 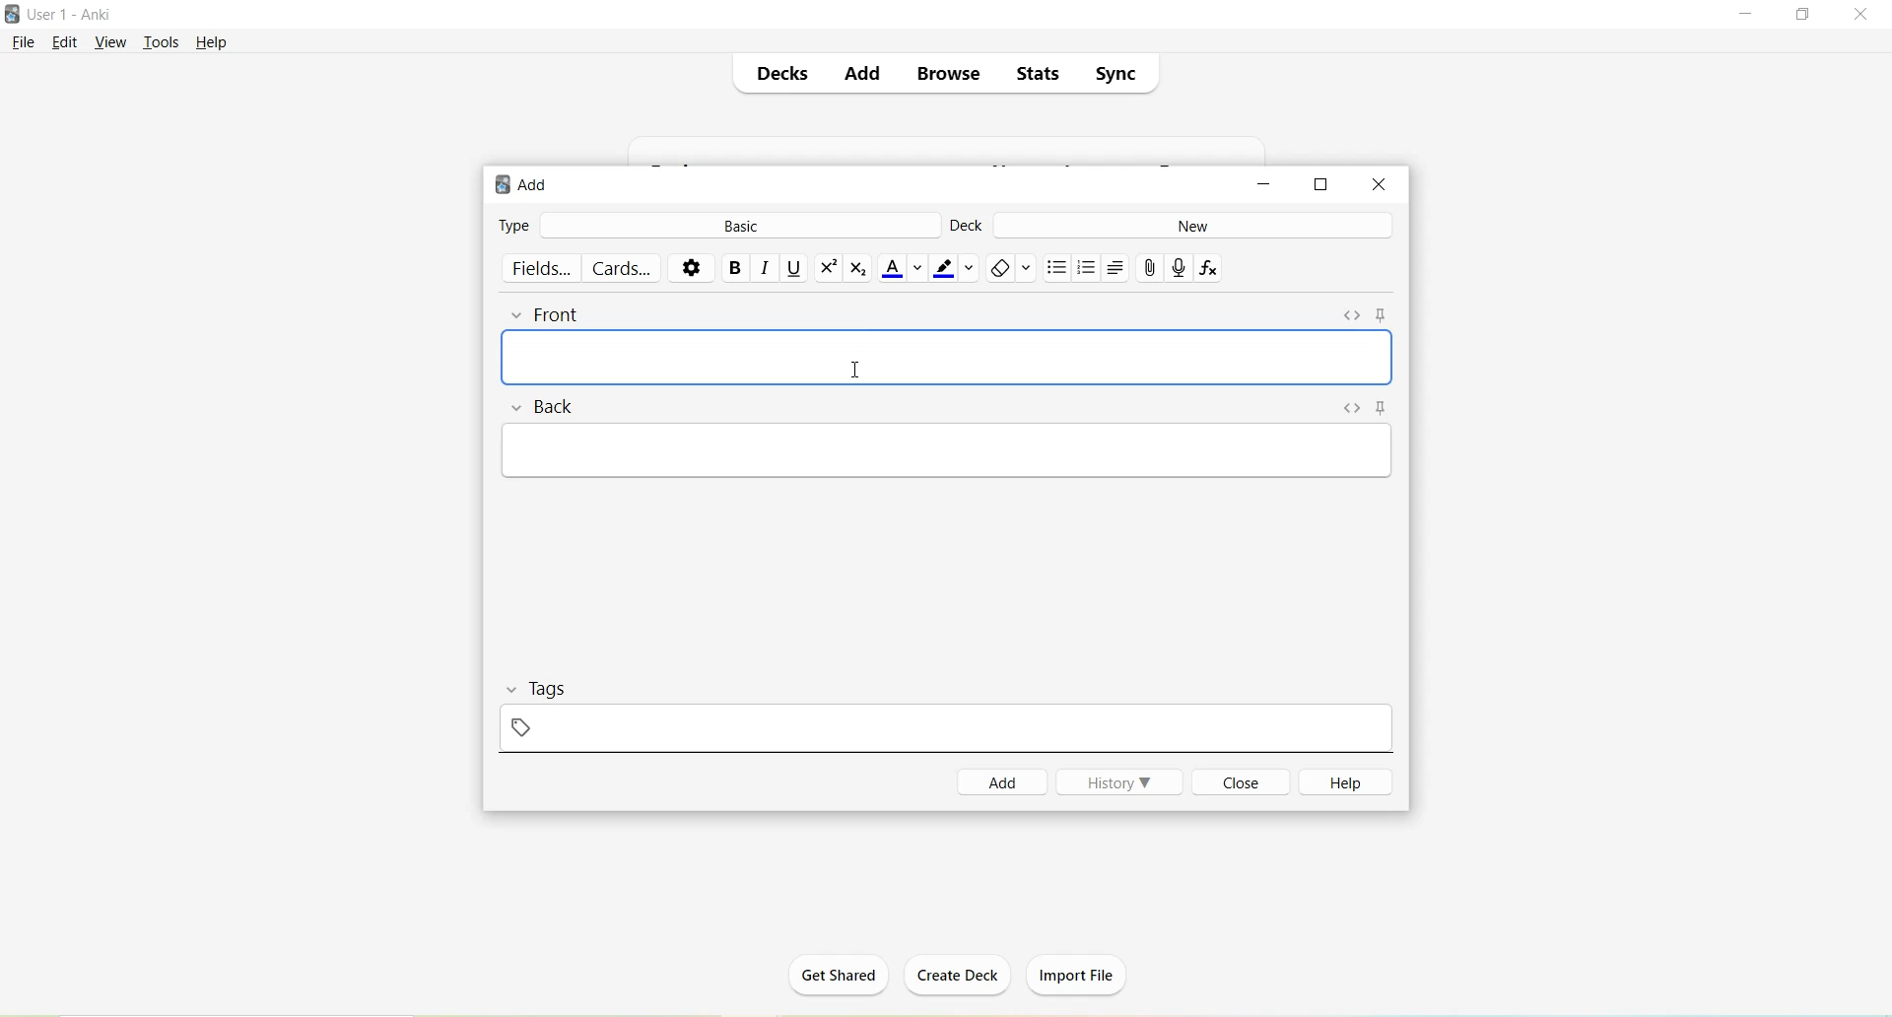 What do you see at coordinates (1003, 782) in the screenshot?
I see `Add` at bounding box center [1003, 782].